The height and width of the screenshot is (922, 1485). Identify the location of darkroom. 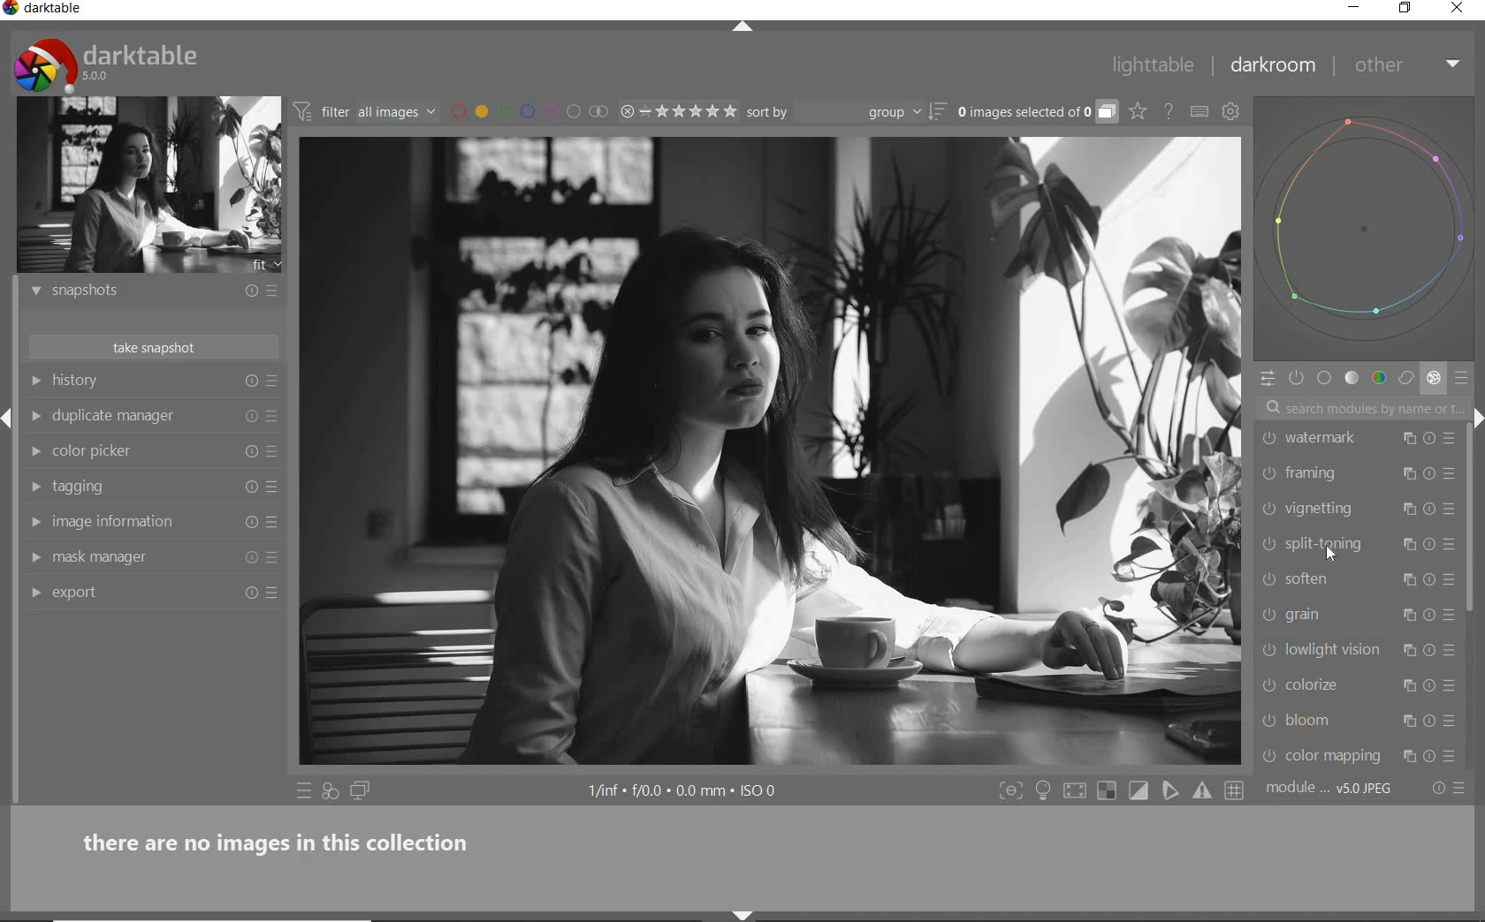
(1274, 69).